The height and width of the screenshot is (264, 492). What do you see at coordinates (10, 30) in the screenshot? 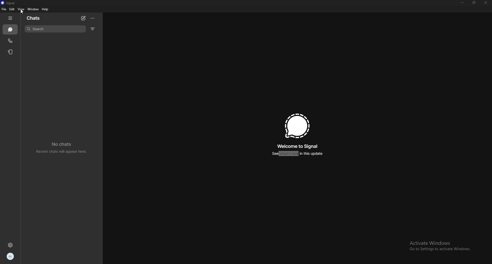
I see `chats` at bounding box center [10, 30].